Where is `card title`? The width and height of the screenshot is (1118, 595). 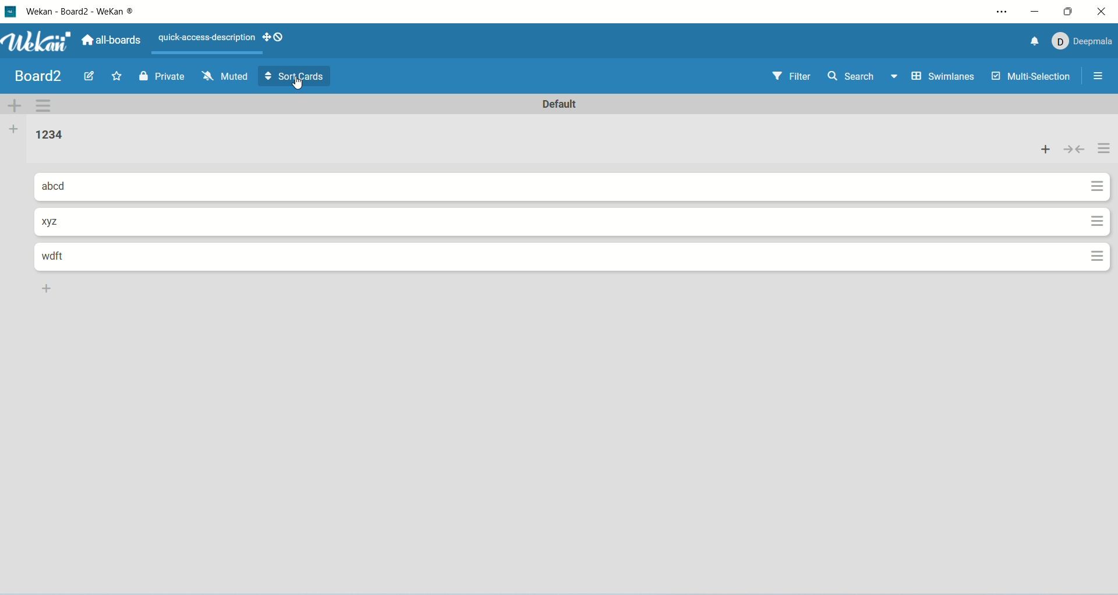
card title is located at coordinates (62, 258).